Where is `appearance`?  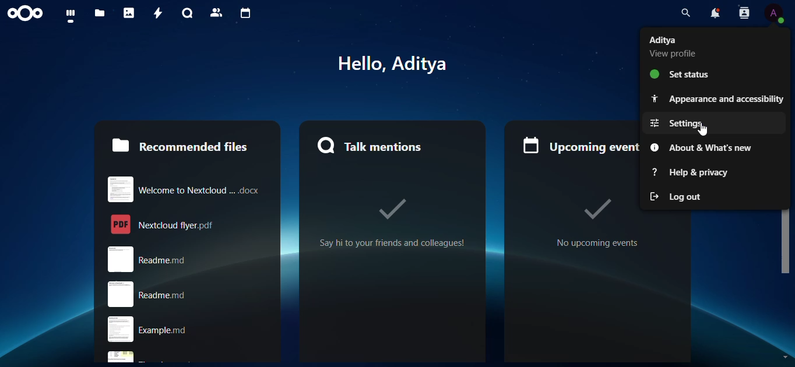 appearance is located at coordinates (716, 98).